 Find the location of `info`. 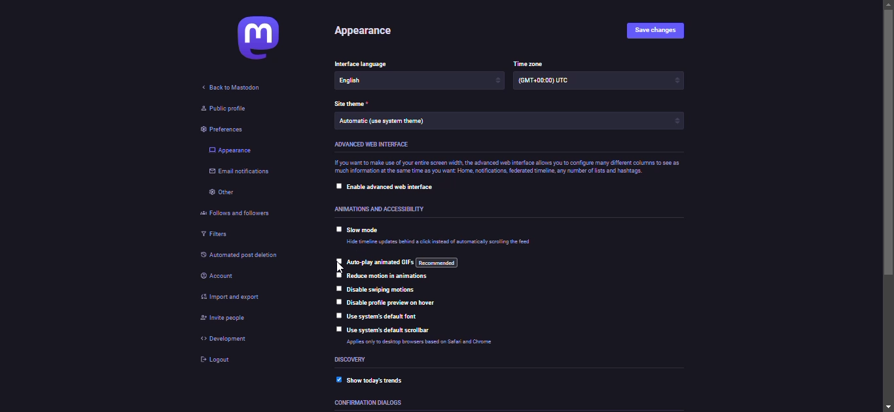

info is located at coordinates (506, 167).